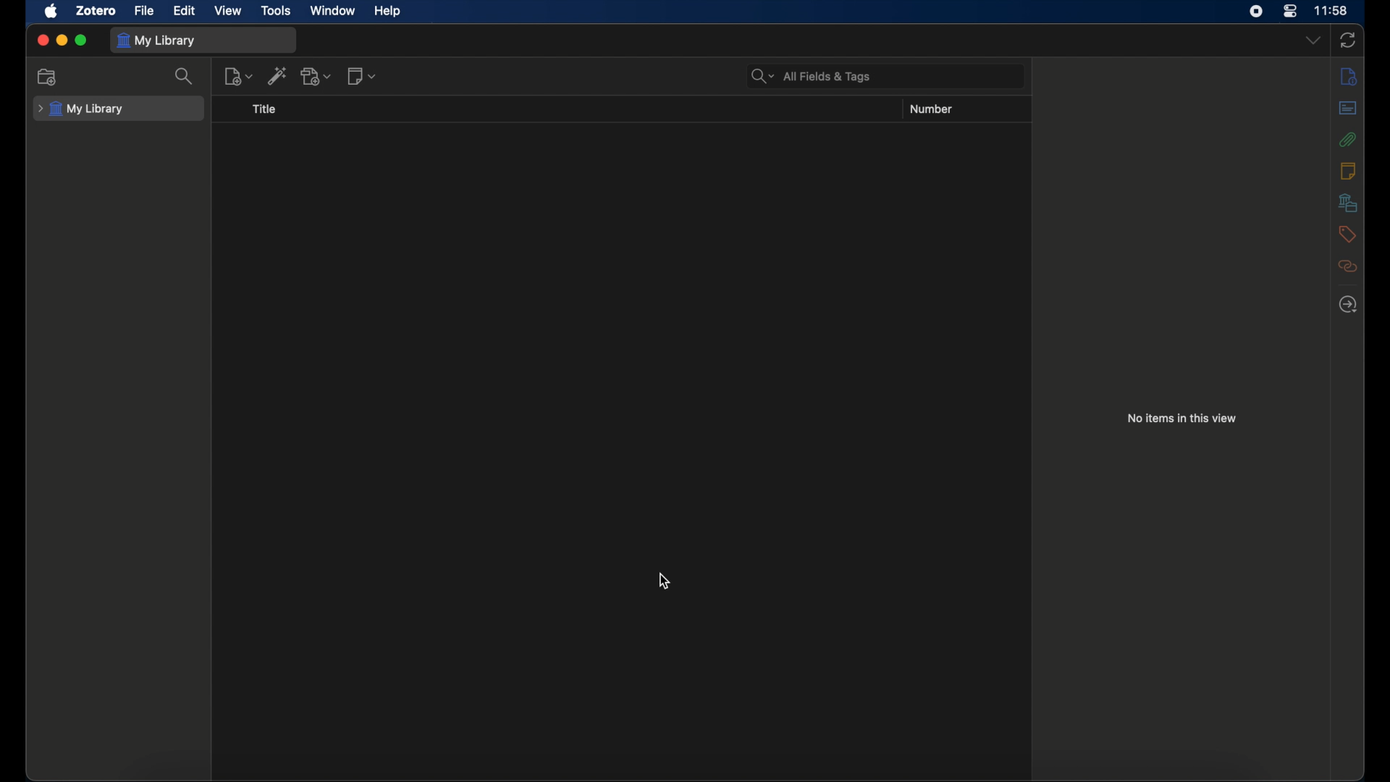  Describe the element at coordinates (188, 77) in the screenshot. I see `search` at that location.